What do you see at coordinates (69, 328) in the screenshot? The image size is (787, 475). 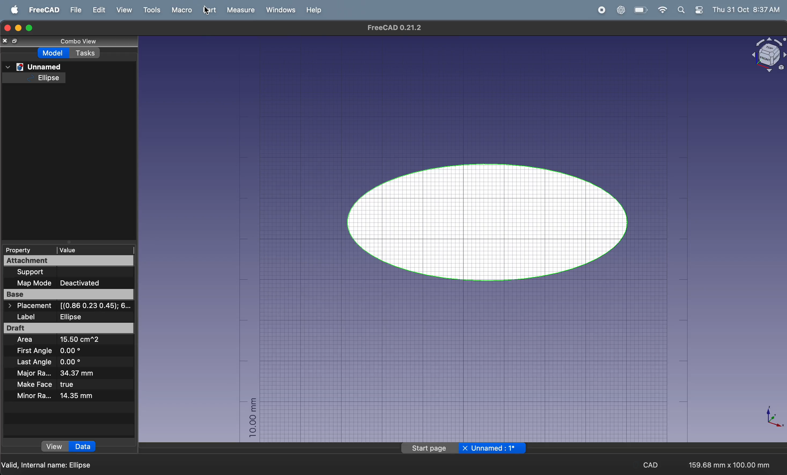 I see `draft` at bounding box center [69, 328].